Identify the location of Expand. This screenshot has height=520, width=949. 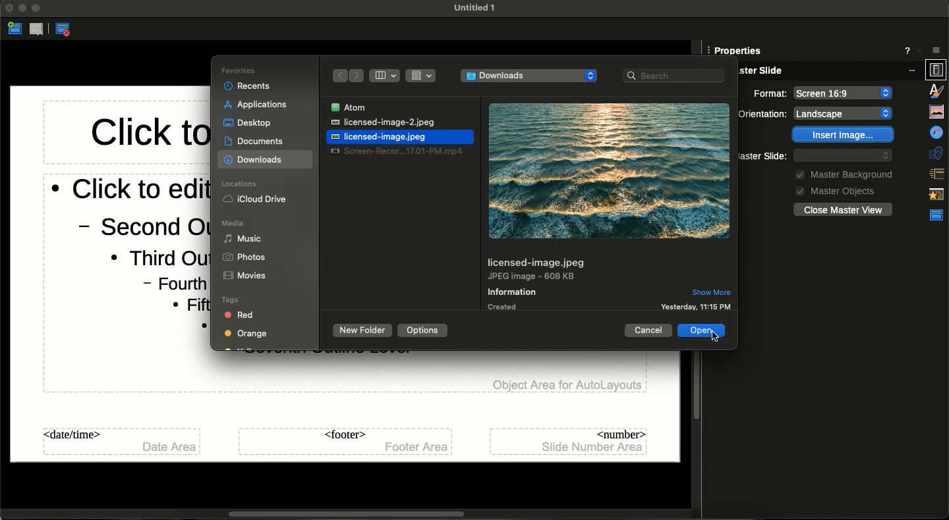
(36, 8).